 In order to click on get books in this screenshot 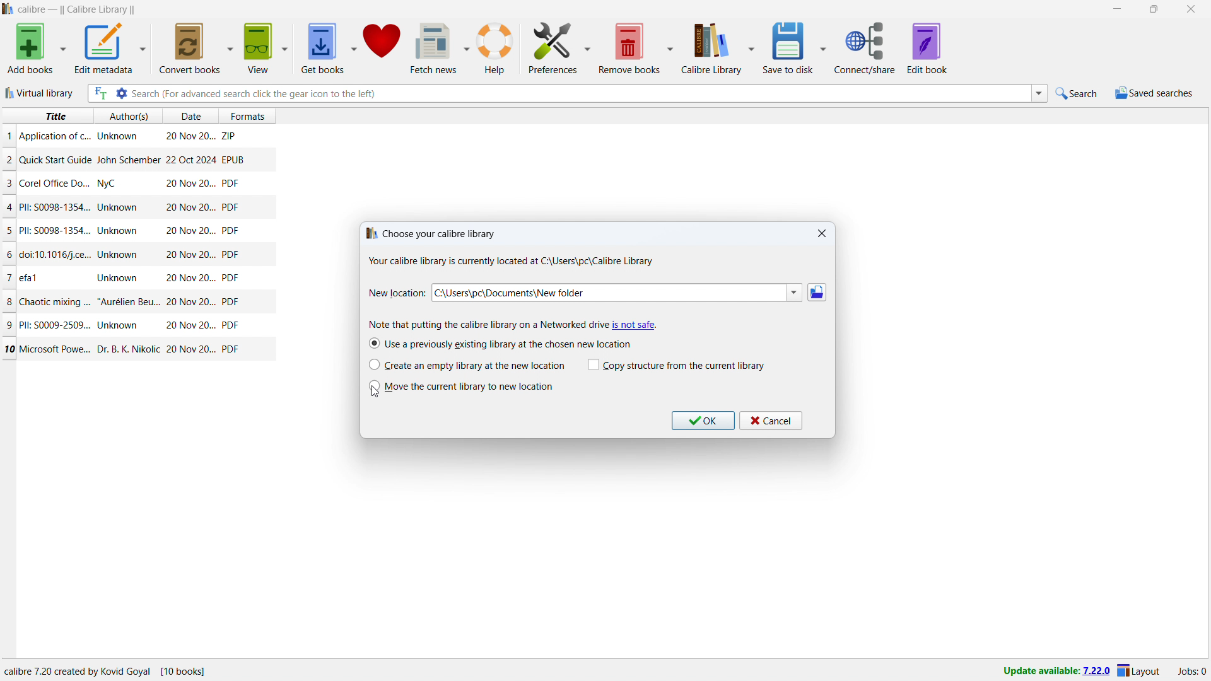, I will do `click(322, 49)`.